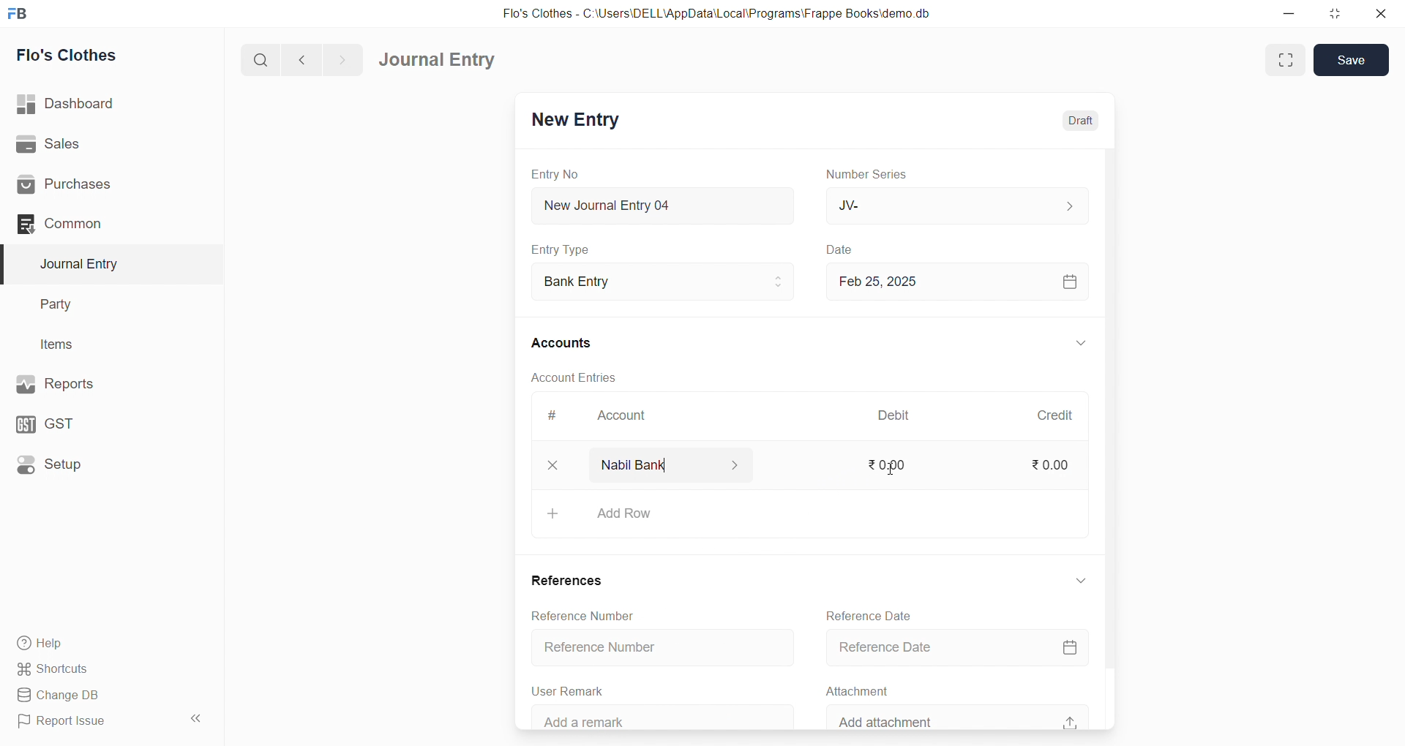 Image resolution: width=1405 pixels, height=746 pixels. What do you see at coordinates (101, 421) in the screenshot?
I see `GST` at bounding box center [101, 421].